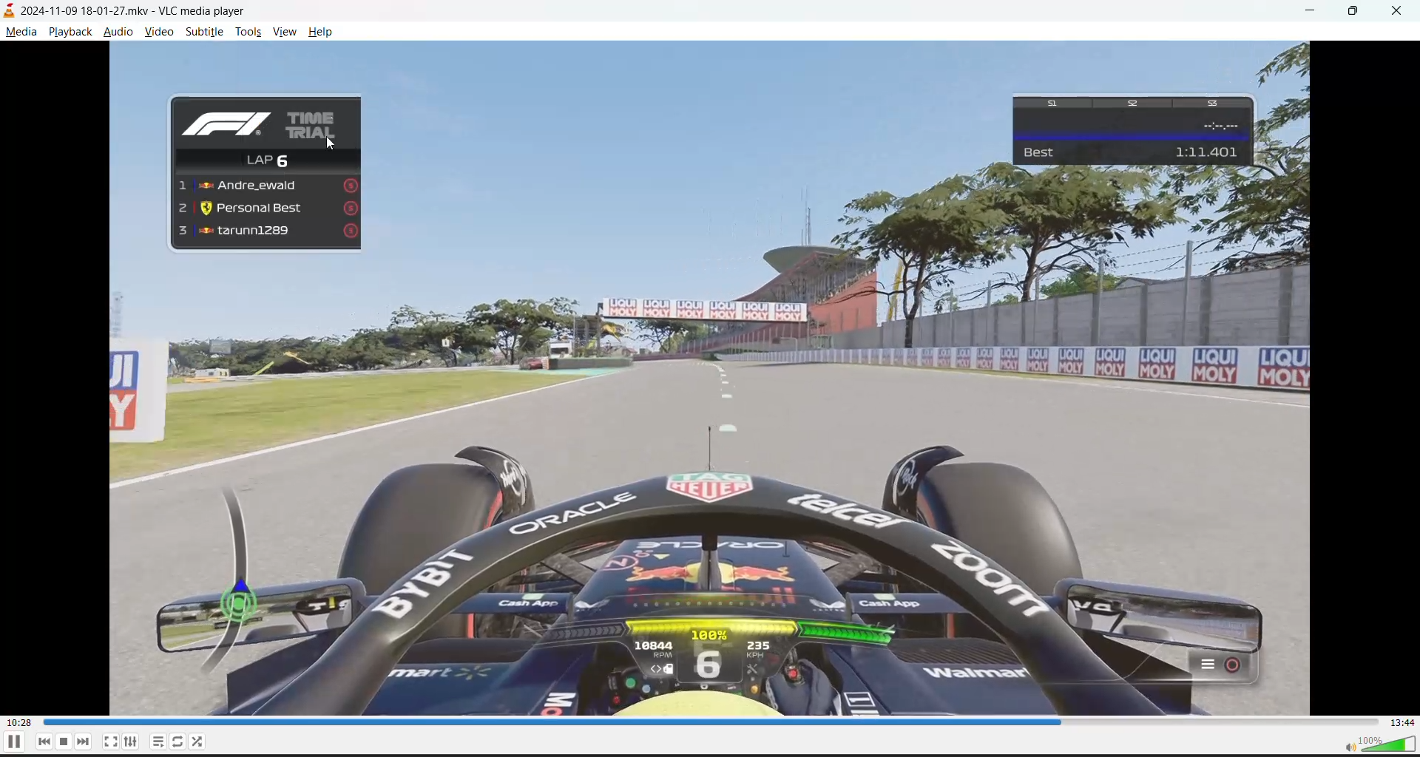  I want to click on subtitle, so click(206, 33).